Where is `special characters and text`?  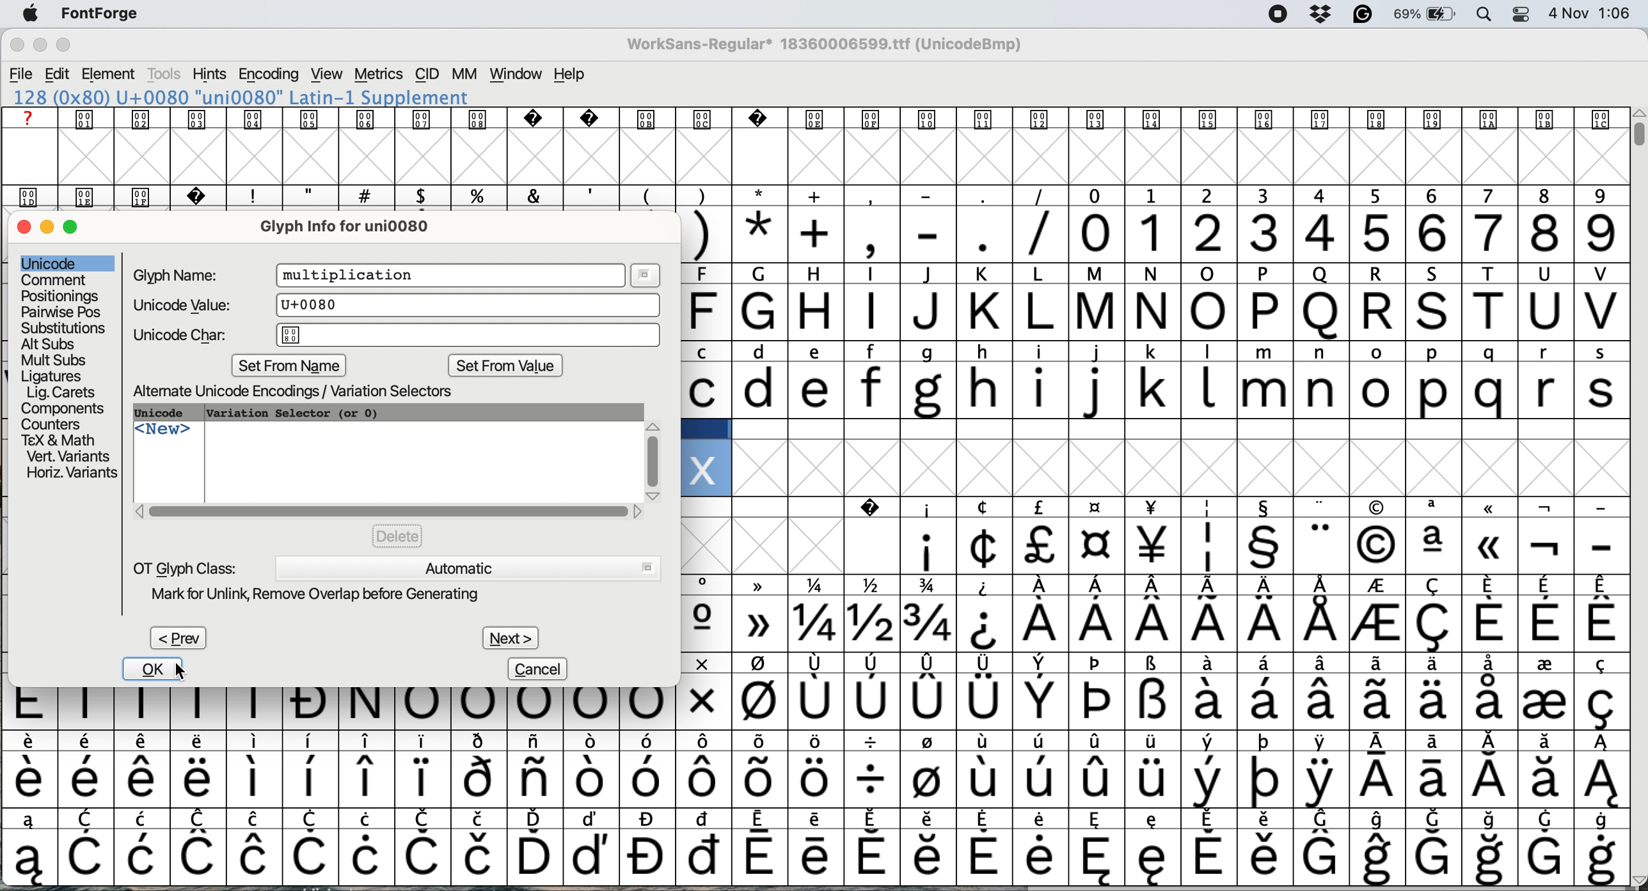
special characters and text is located at coordinates (820, 195).